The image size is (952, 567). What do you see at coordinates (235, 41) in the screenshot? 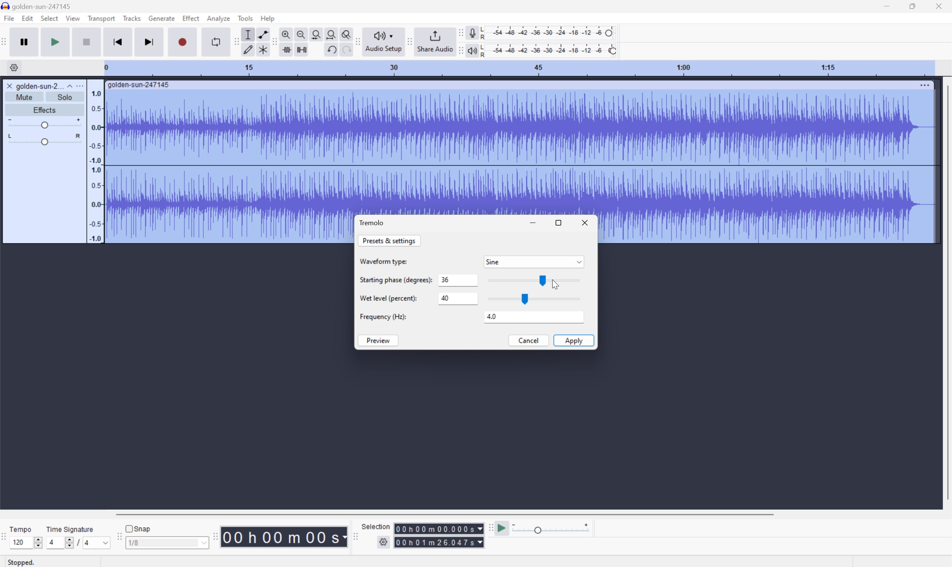
I see `Audacity tools toolbar` at bounding box center [235, 41].